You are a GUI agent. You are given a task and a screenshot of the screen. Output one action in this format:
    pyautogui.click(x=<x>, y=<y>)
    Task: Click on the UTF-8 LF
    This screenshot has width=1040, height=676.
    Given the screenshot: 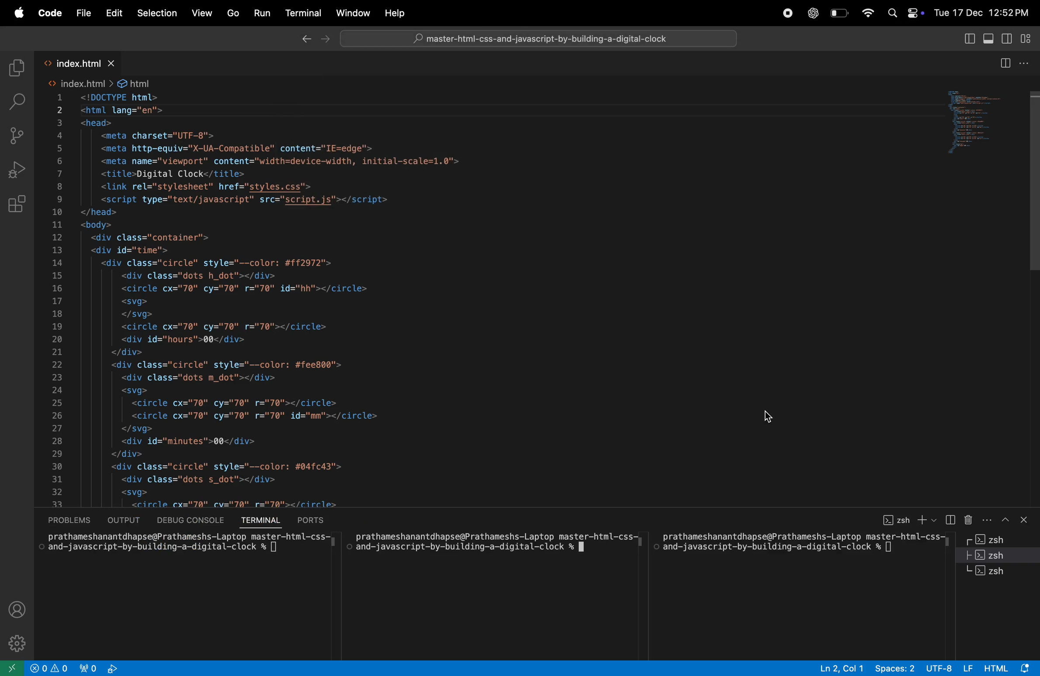 What is the action you would take?
    pyautogui.click(x=950, y=668)
    